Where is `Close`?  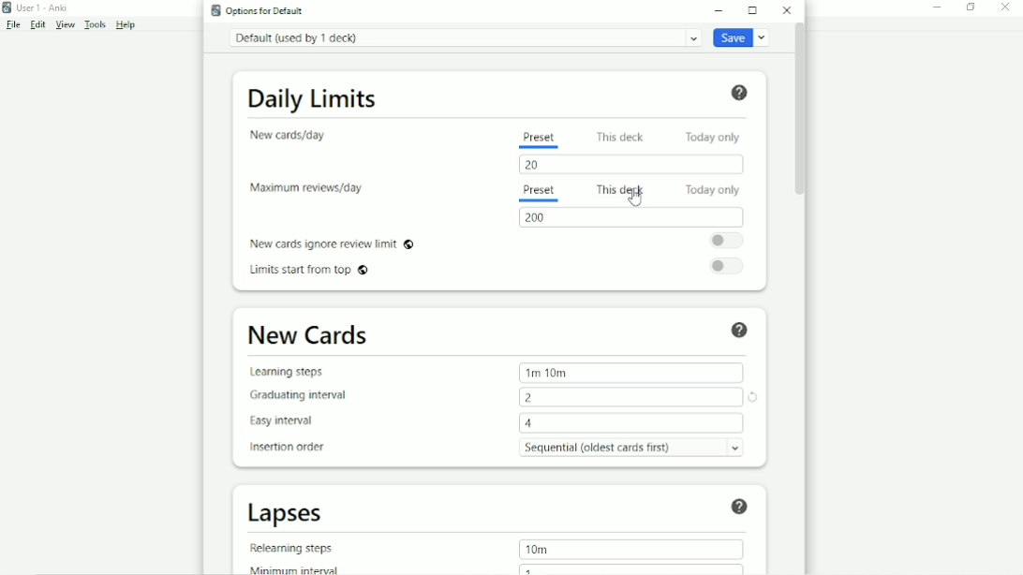
Close is located at coordinates (1005, 7).